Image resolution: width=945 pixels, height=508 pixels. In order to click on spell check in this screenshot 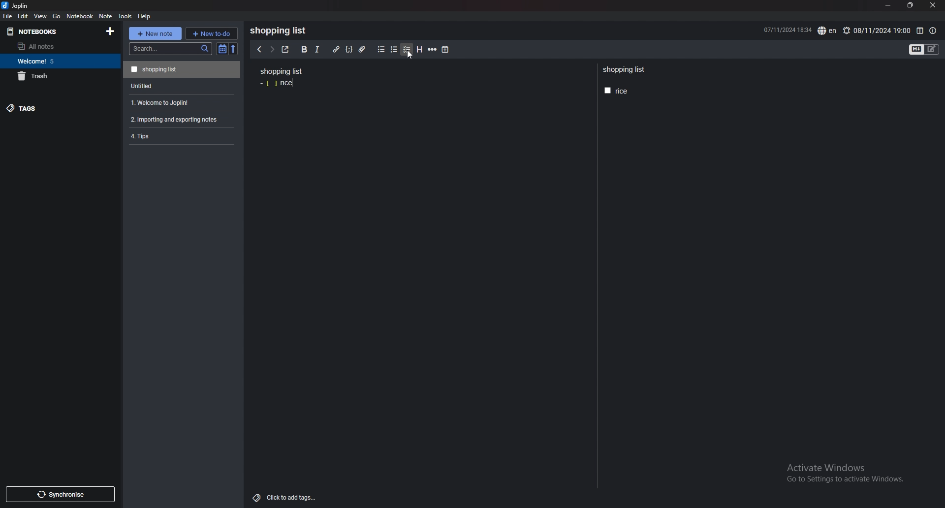, I will do `click(828, 31)`.